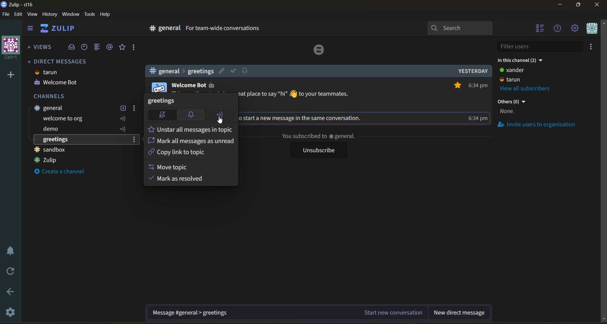  Describe the element at coordinates (561, 5) in the screenshot. I see `minimize` at that location.